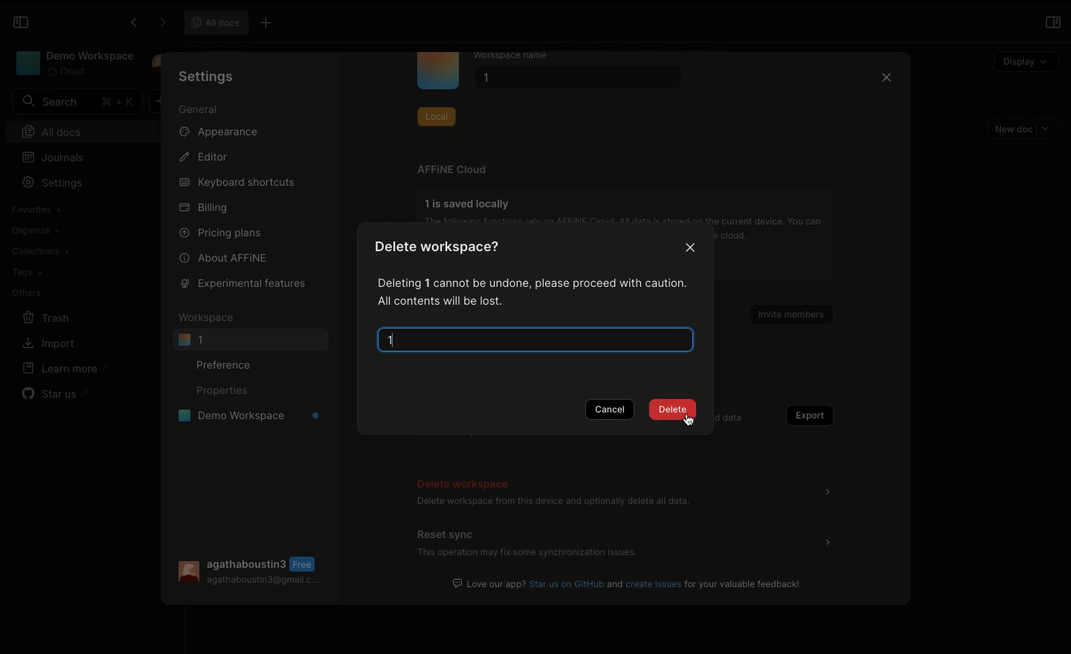 The image size is (1071, 654). Describe the element at coordinates (199, 110) in the screenshot. I see `General` at that location.